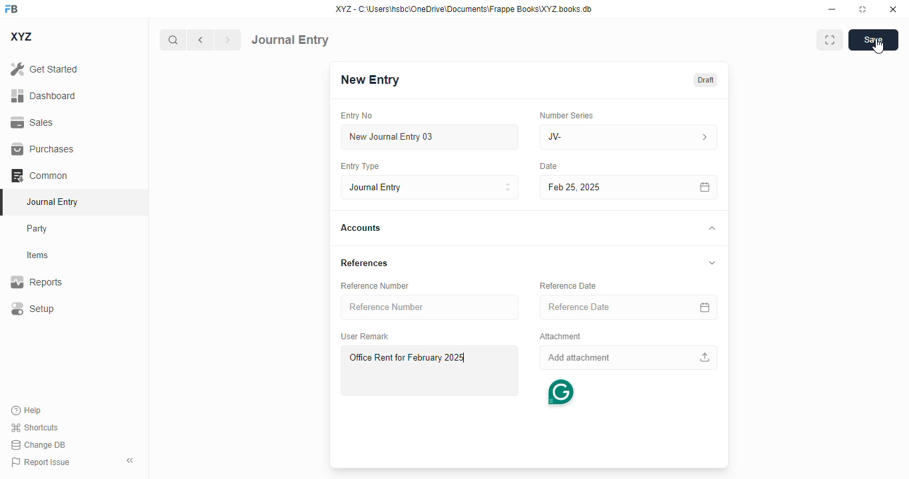 Image resolution: width=909 pixels, height=479 pixels. I want to click on toggle maximize, so click(862, 9).